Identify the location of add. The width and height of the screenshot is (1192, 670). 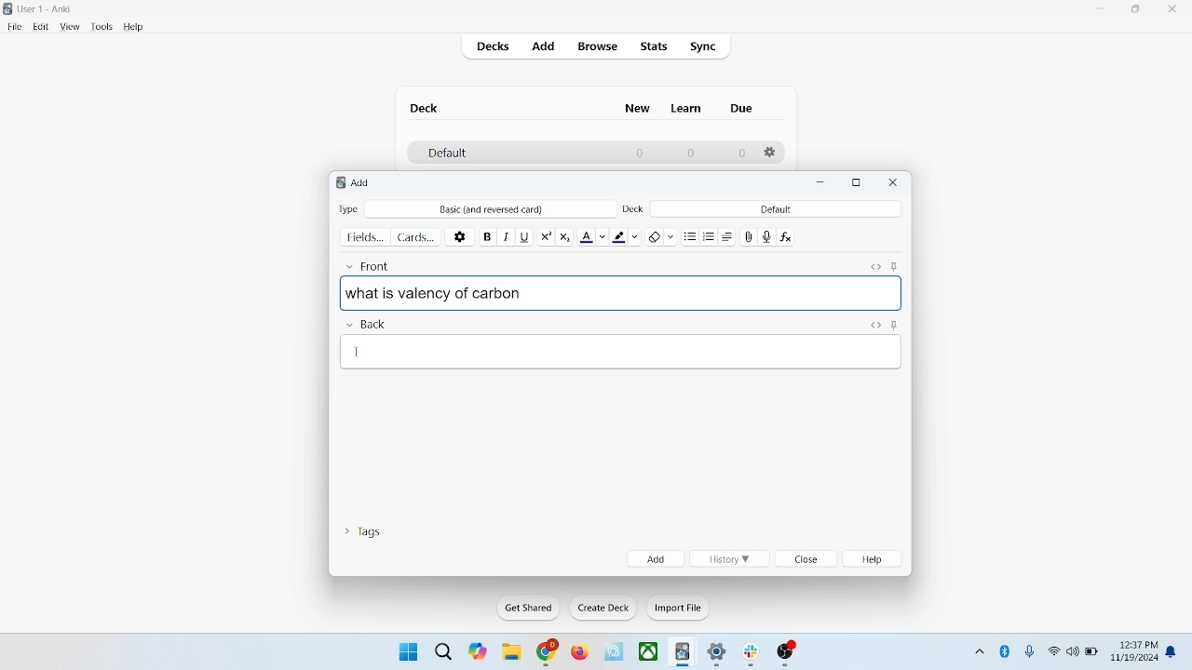
(656, 558).